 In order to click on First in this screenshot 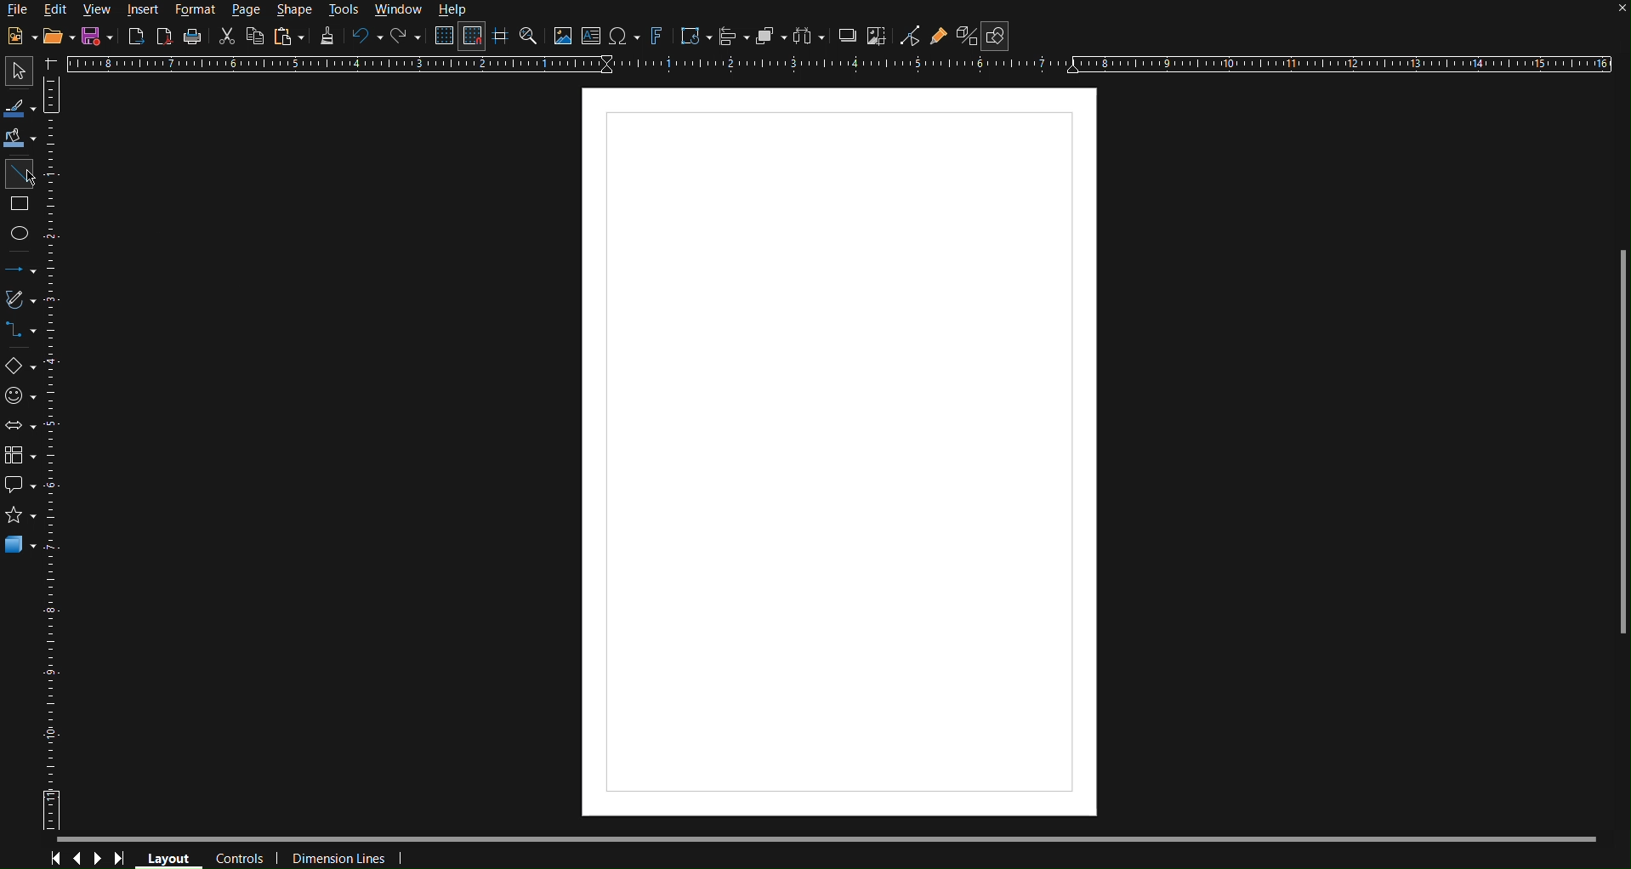, I will do `click(54, 858)`.